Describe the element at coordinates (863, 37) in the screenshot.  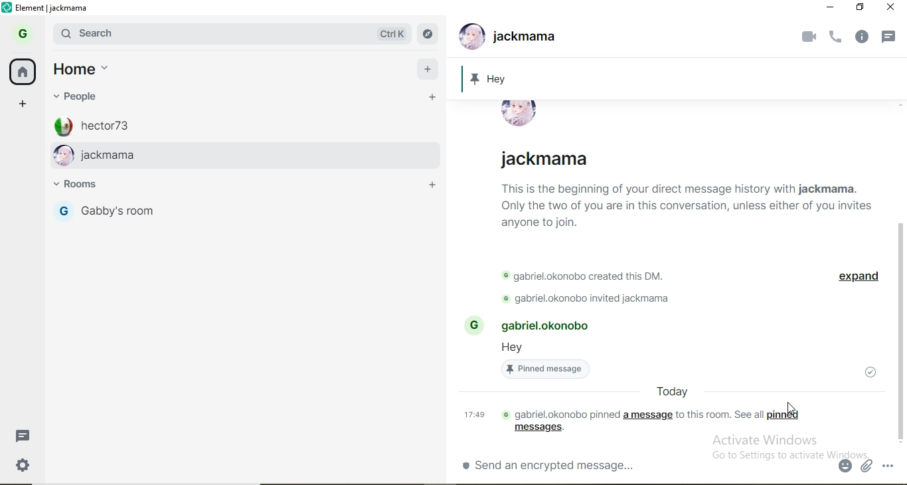
I see `` at that location.